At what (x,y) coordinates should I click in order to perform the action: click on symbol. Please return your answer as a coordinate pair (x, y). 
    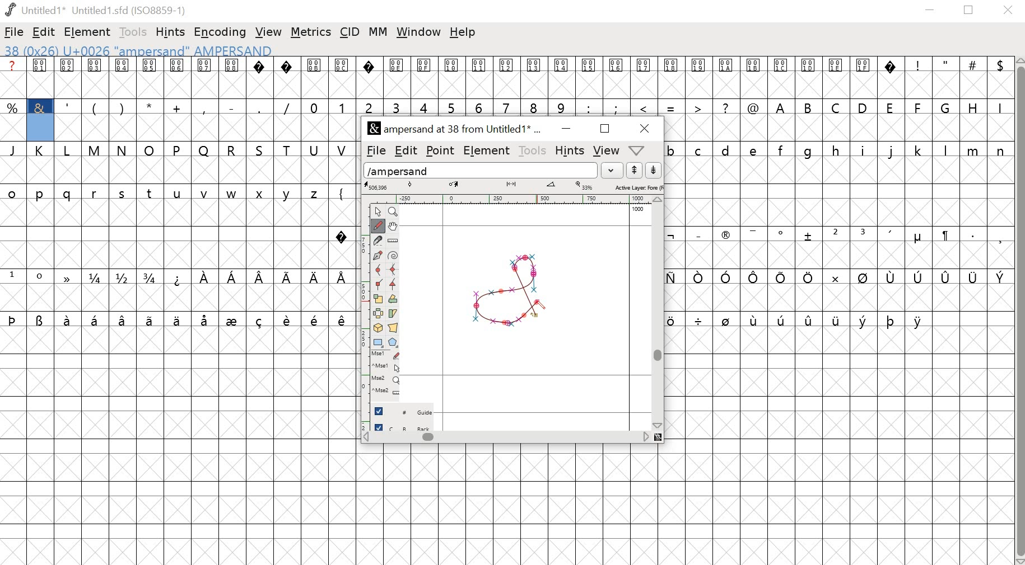
    Looking at the image, I should click on (809, 236).